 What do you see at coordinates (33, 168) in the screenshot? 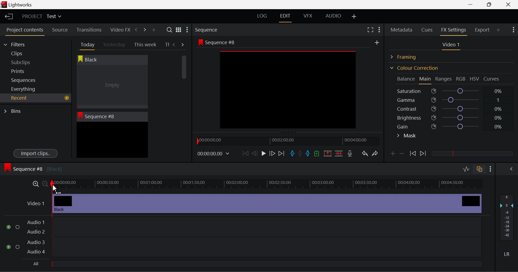
I see `Sequence #8` at bounding box center [33, 168].